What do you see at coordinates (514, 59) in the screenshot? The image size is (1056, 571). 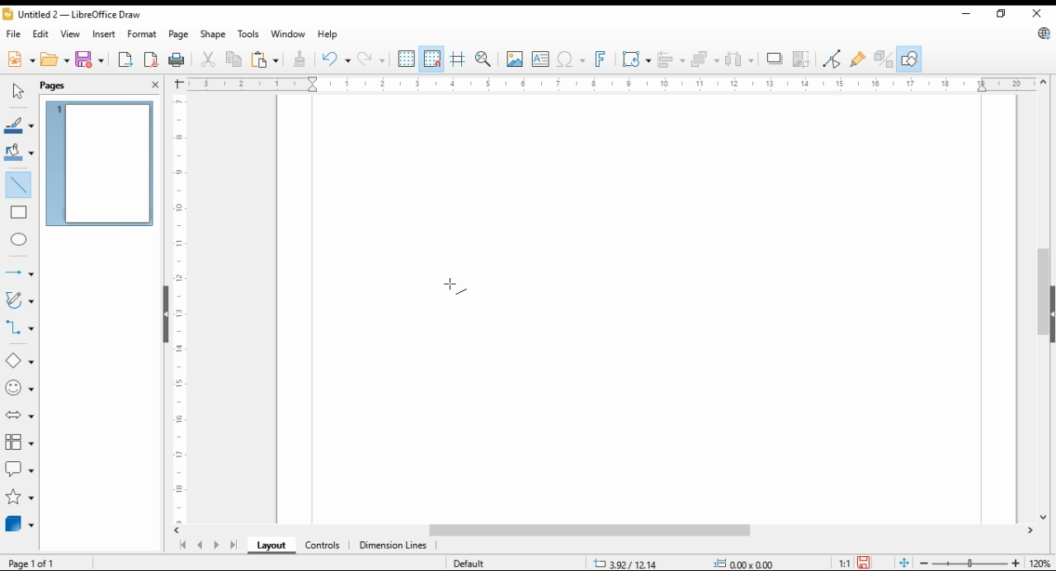 I see `insert image` at bounding box center [514, 59].